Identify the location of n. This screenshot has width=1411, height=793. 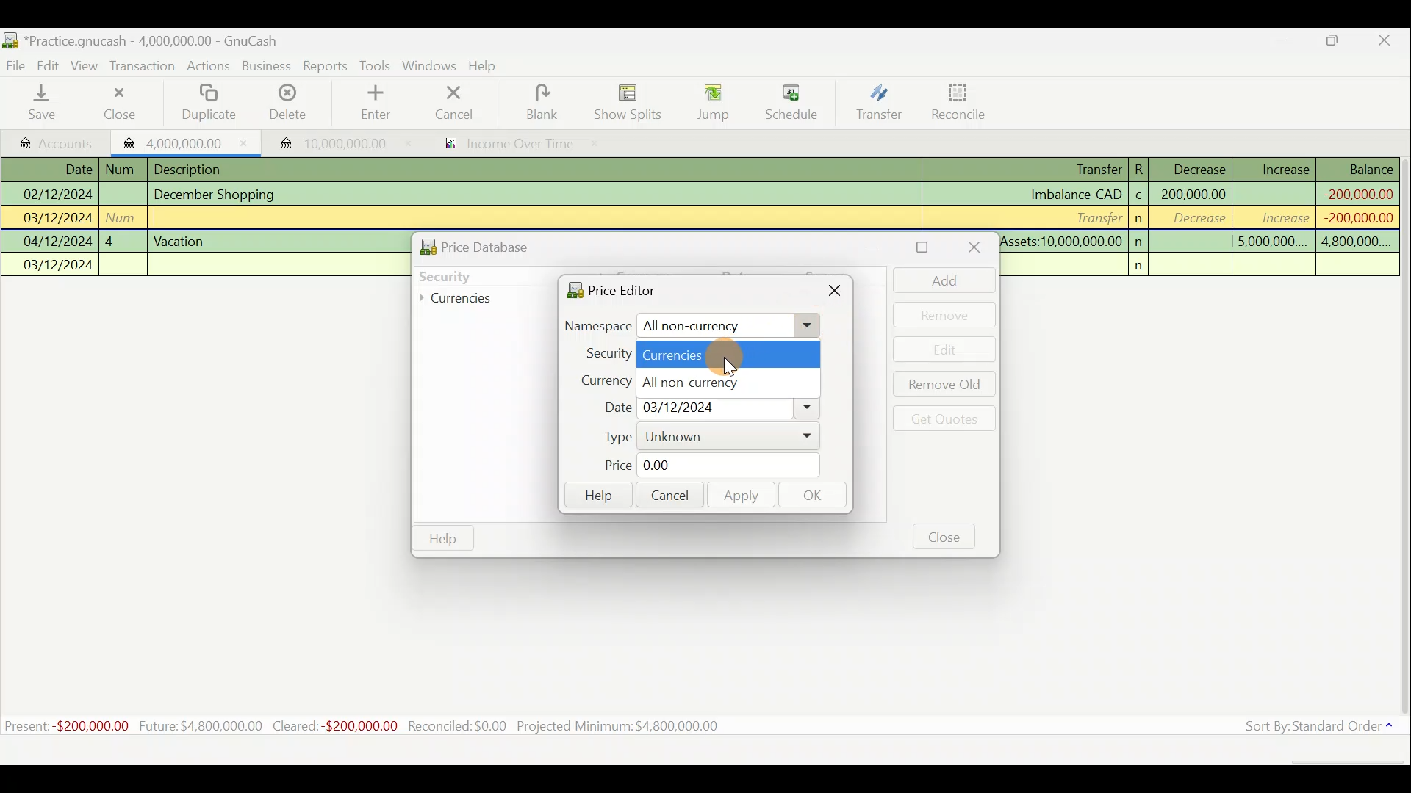
(1141, 242).